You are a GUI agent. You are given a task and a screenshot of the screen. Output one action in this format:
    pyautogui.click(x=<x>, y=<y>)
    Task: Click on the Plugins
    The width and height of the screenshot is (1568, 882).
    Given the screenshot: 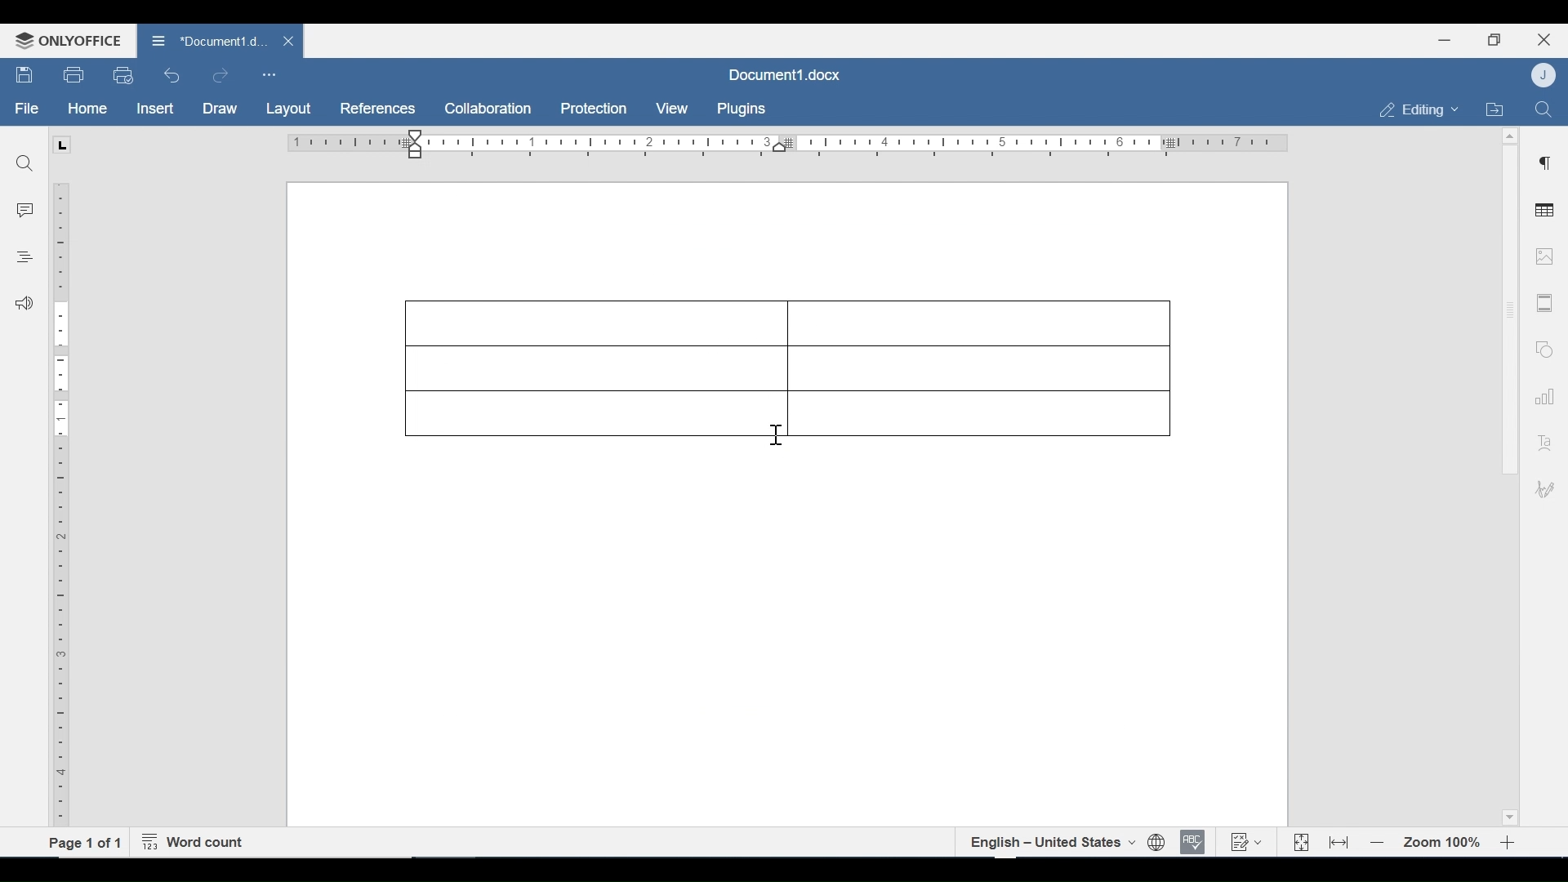 What is the action you would take?
    pyautogui.click(x=739, y=109)
    